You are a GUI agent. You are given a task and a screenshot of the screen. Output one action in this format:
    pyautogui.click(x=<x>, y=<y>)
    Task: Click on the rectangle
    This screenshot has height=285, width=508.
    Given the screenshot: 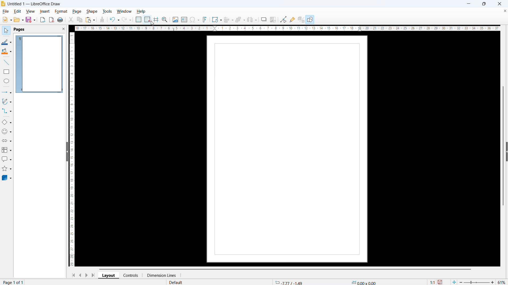 What is the action you would take?
    pyautogui.click(x=6, y=72)
    